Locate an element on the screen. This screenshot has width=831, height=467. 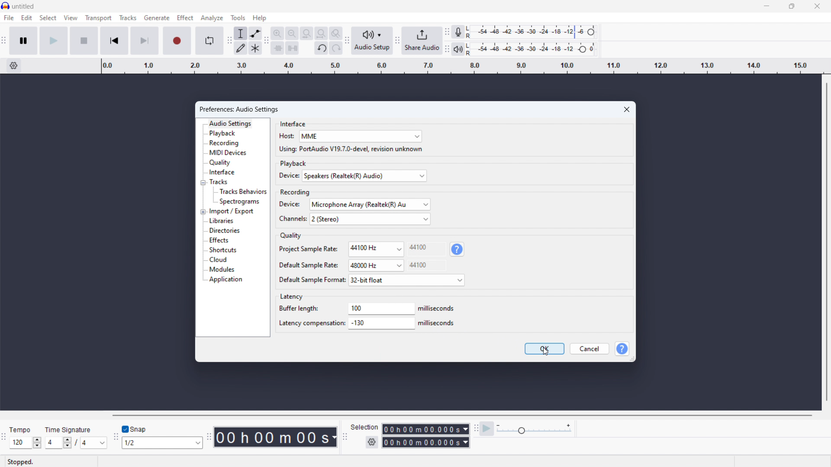
time signature toolbar is located at coordinates (4, 438).